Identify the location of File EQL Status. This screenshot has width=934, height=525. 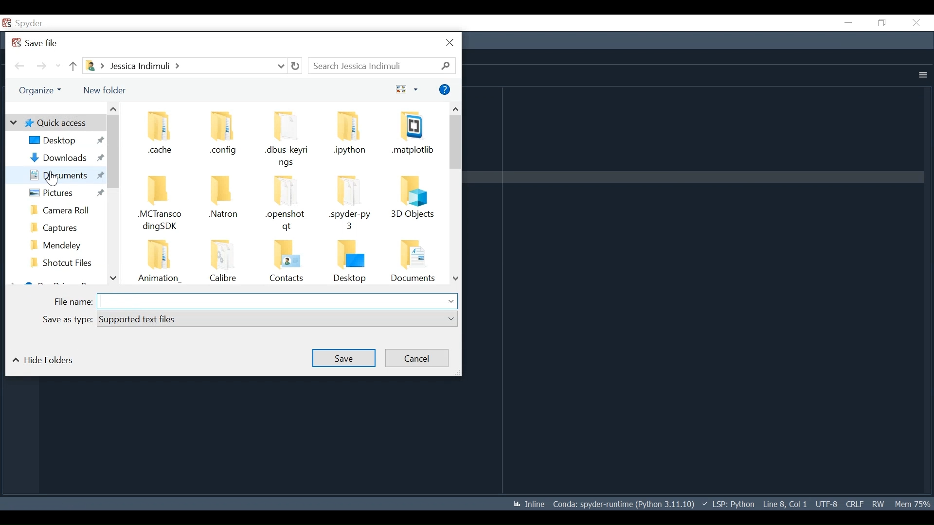
(855, 504).